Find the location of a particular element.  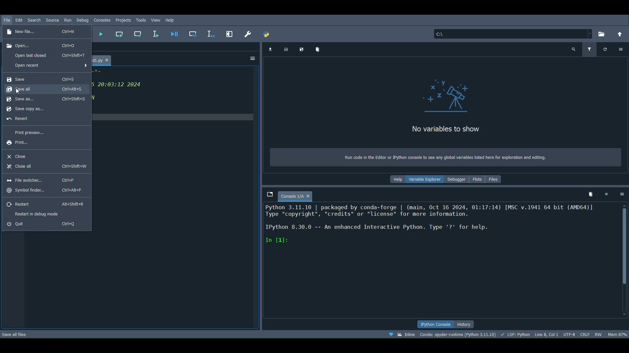

 is located at coordinates (45, 203).